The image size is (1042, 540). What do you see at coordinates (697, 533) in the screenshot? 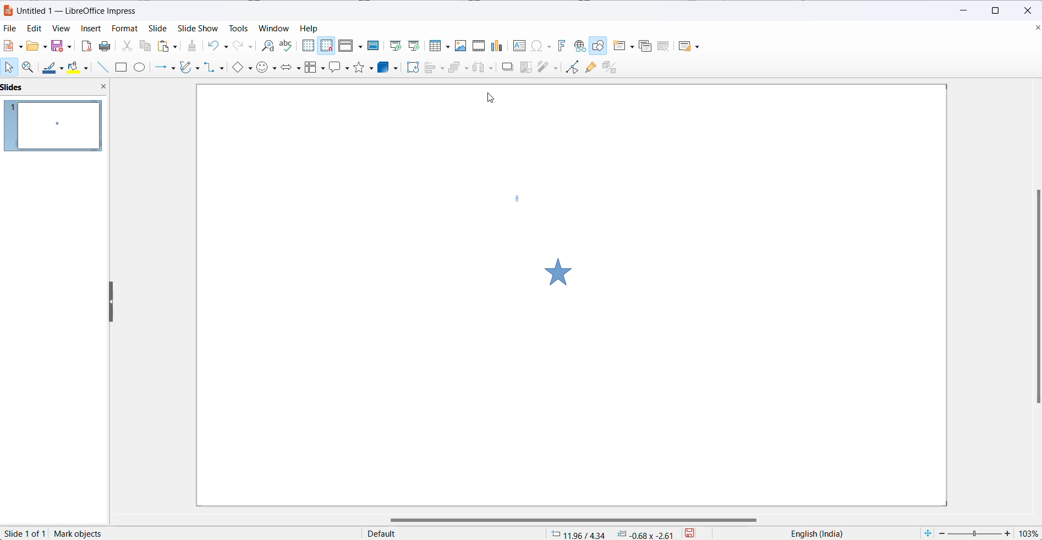
I see `save button` at bounding box center [697, 533].